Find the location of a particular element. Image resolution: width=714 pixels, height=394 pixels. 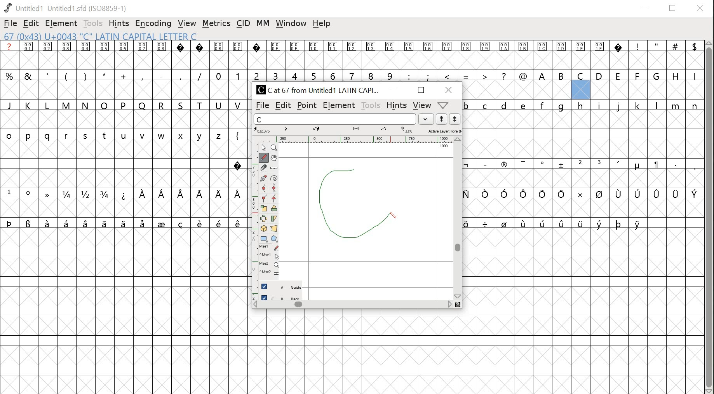

metrics is located at coordinates (216, 23).